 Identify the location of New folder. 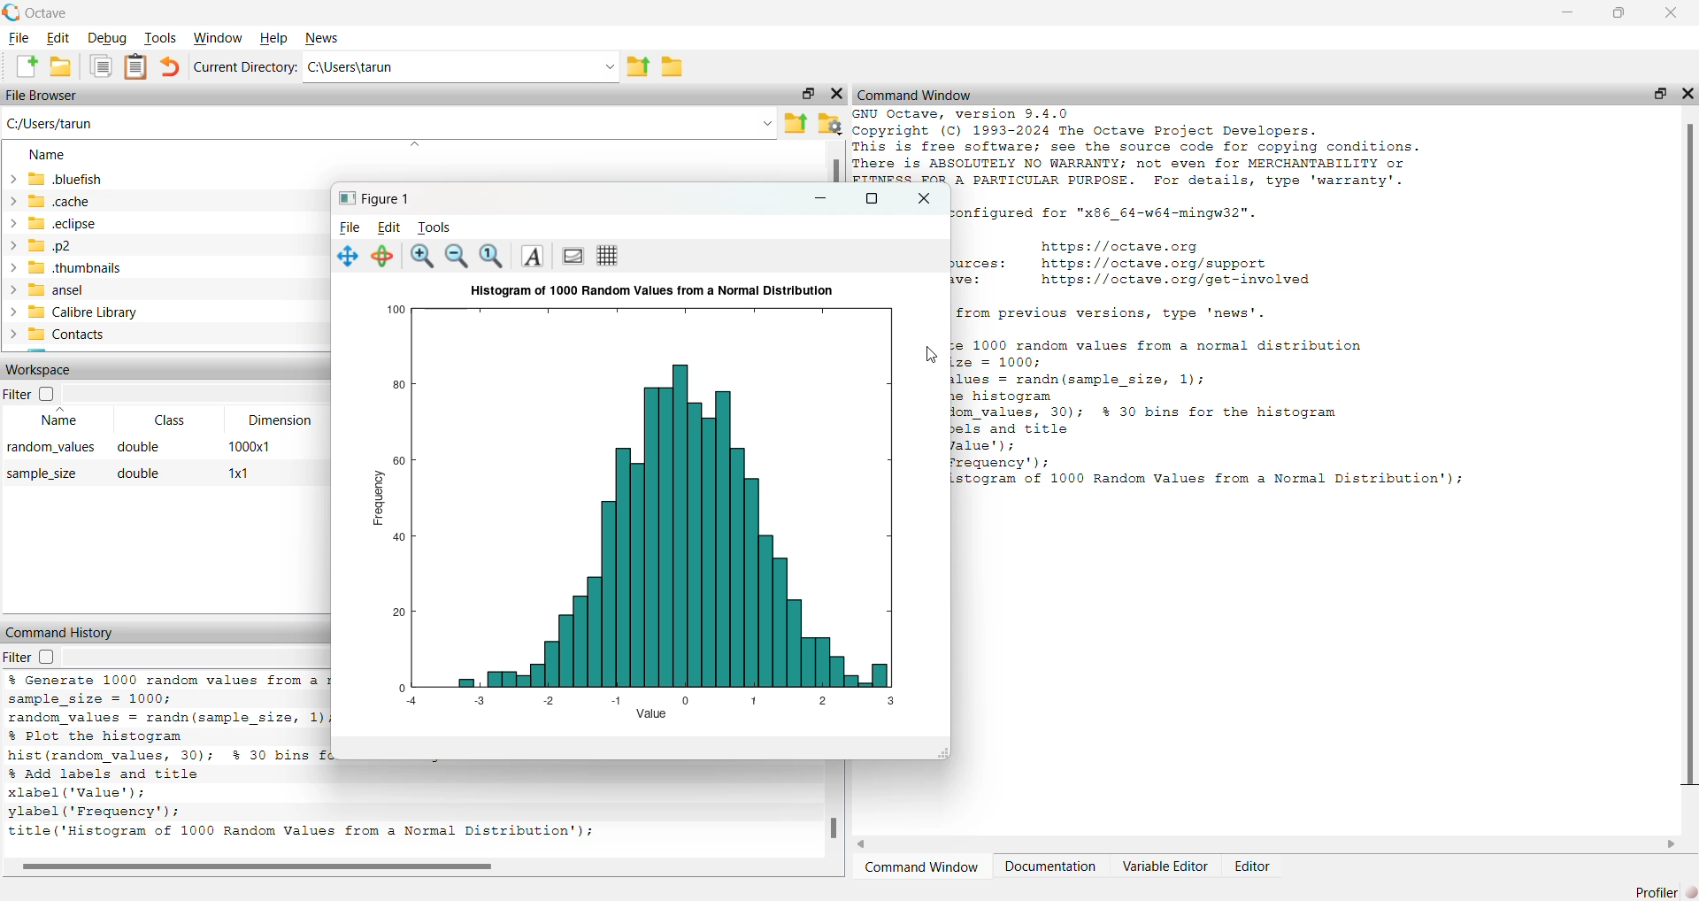
(60, 66).